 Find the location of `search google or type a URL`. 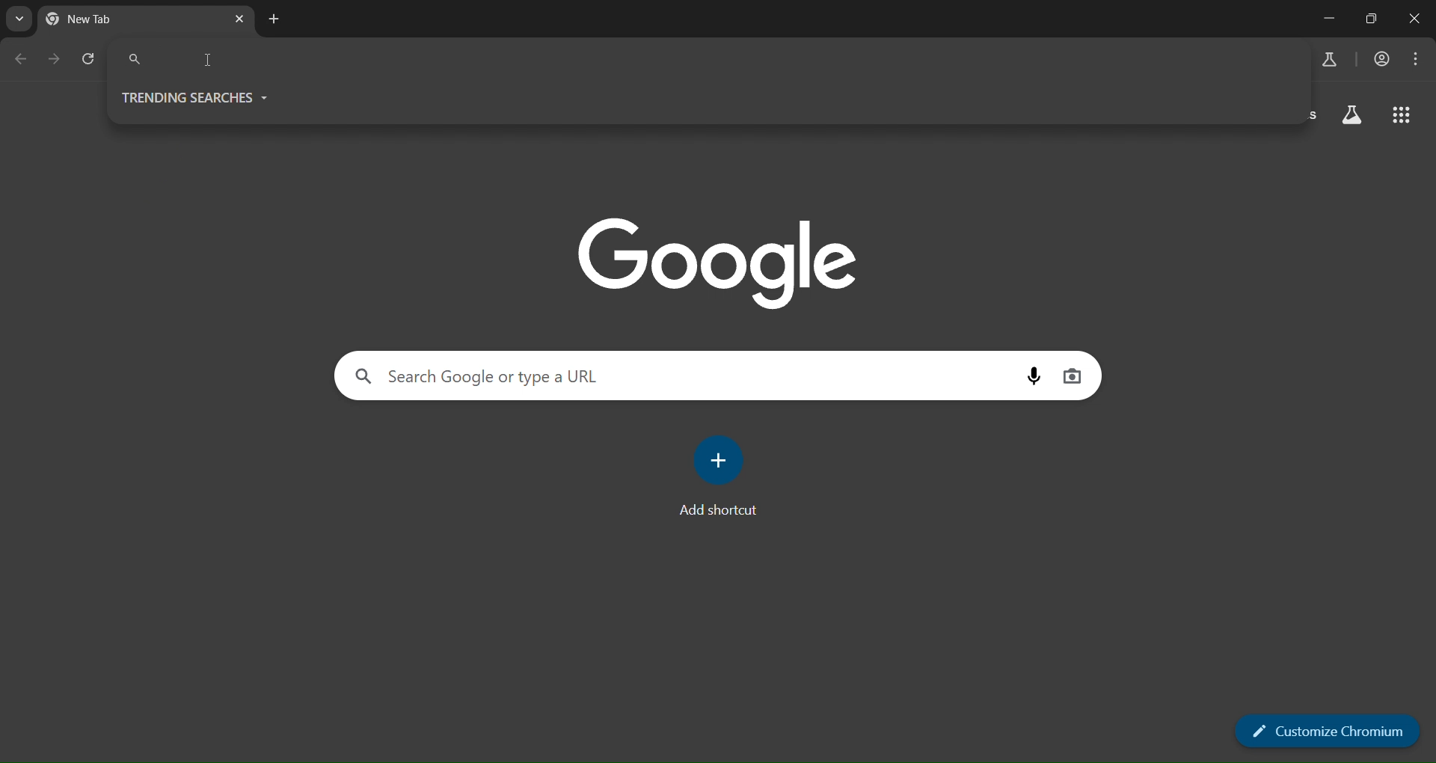

search google or type a URL is located at coordinates (681, 376).